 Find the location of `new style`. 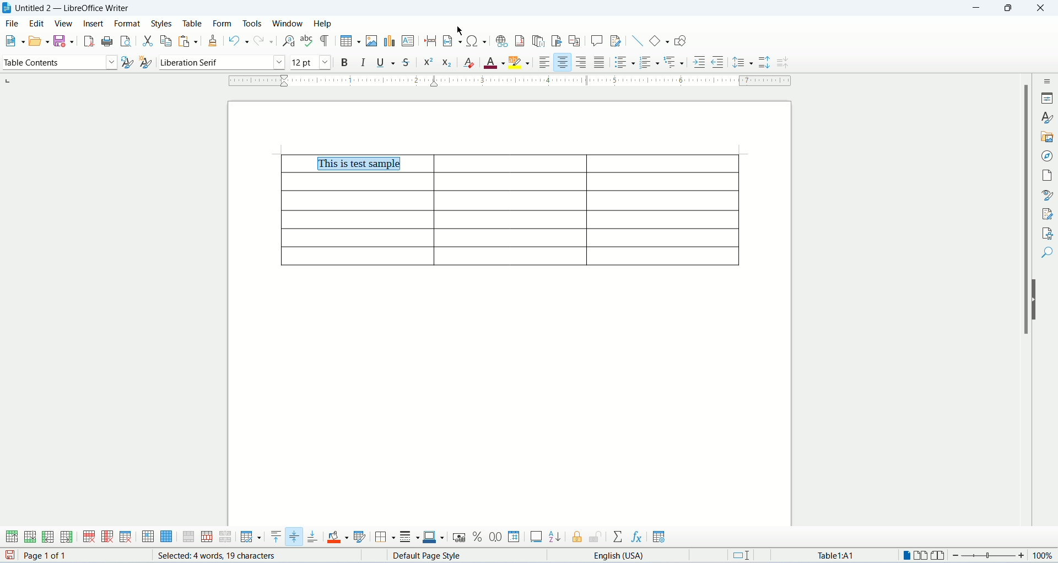

new style is located at coordinates (146, 62).